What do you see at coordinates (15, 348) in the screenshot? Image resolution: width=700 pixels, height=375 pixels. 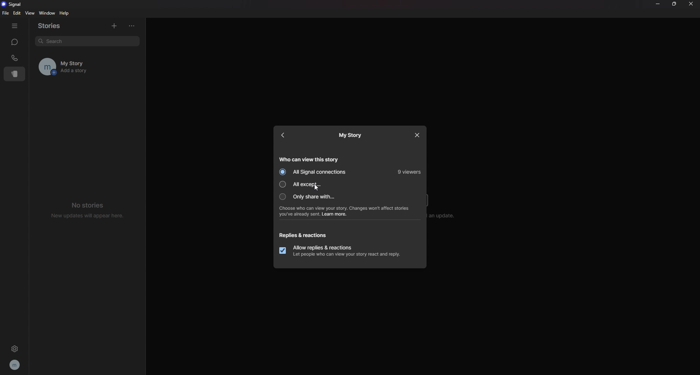 I see `settings` at bounding box center [15, 348].